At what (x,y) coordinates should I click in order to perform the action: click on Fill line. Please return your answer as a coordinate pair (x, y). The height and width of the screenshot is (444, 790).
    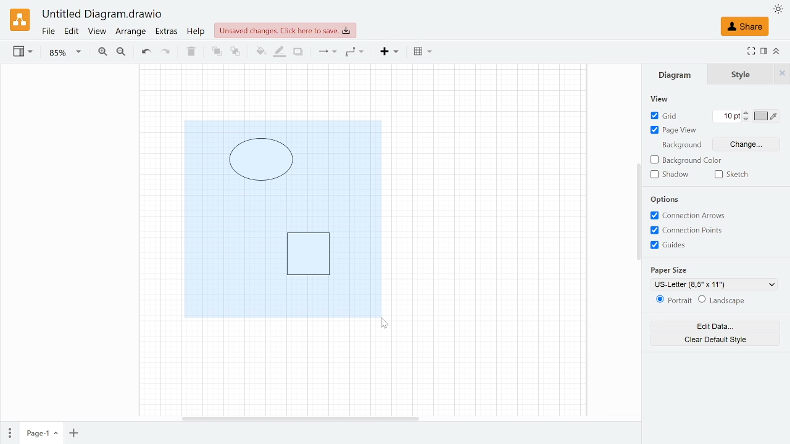
    Looking at the image, I should click on (278, 52).